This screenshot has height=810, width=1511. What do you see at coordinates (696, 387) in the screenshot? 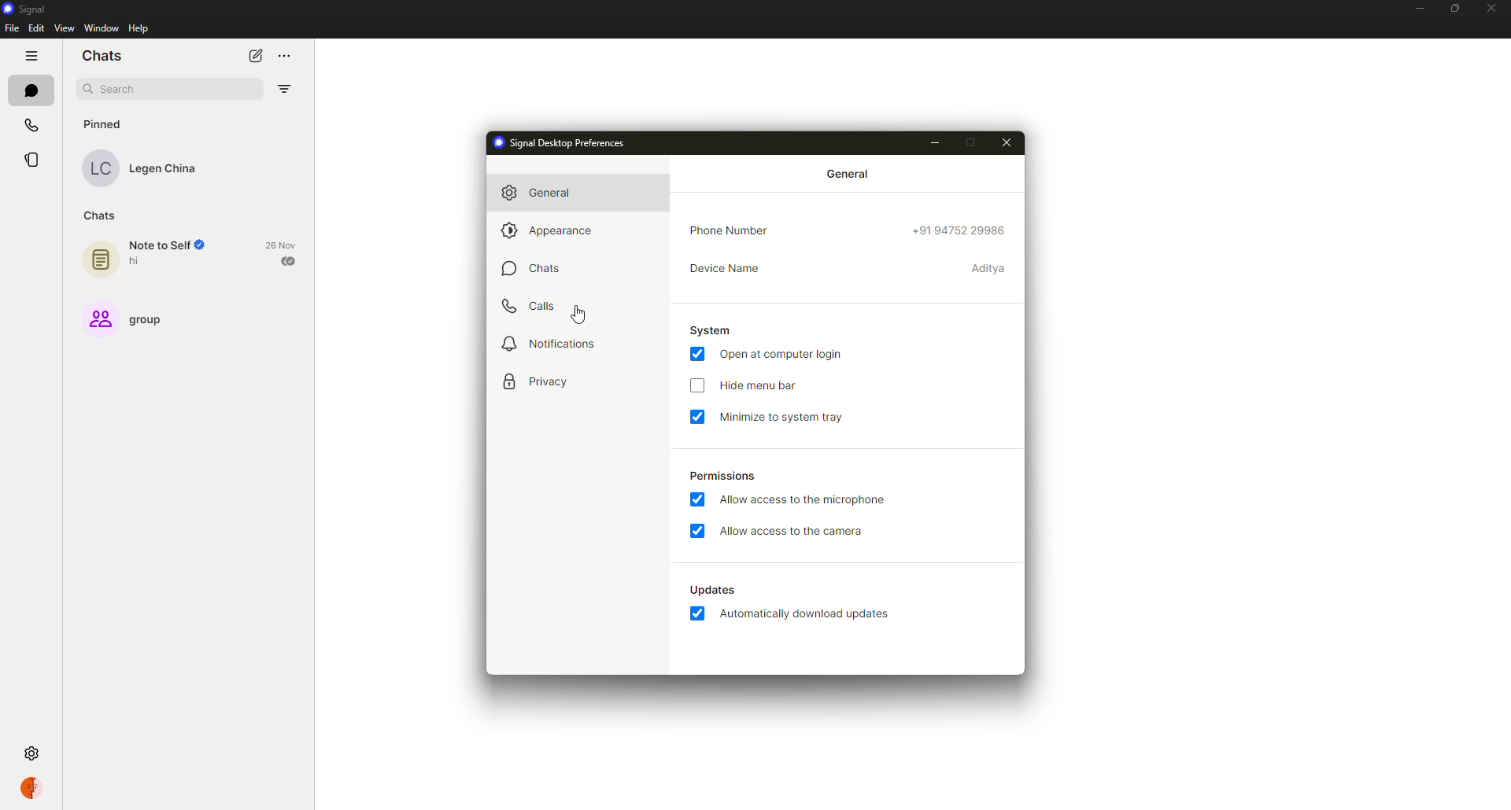
I see `click to enable` at bounding box center [696, 387].